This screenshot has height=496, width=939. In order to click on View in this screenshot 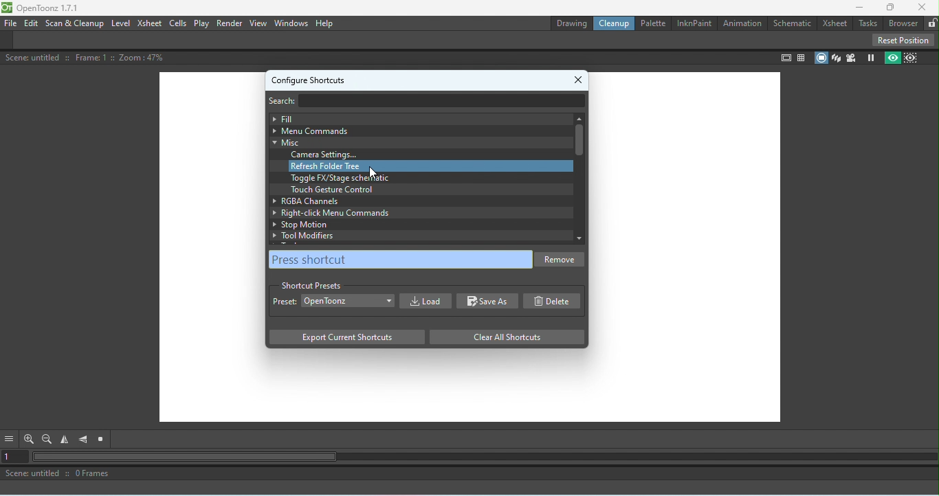, I will do `click(257, 24)`.